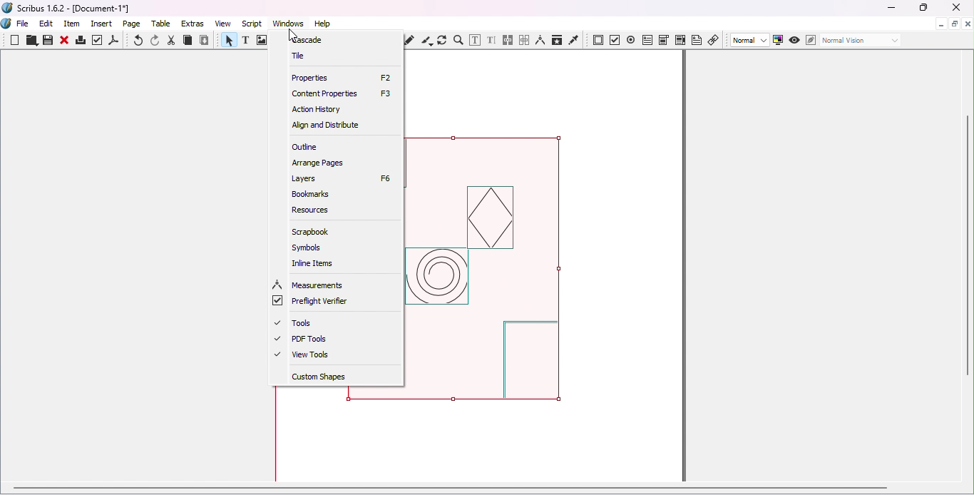 This screenshot has height=495, width=974. Describe the element at coordinates (248, 41) in the screenshot. I see `Text frame` at that location.